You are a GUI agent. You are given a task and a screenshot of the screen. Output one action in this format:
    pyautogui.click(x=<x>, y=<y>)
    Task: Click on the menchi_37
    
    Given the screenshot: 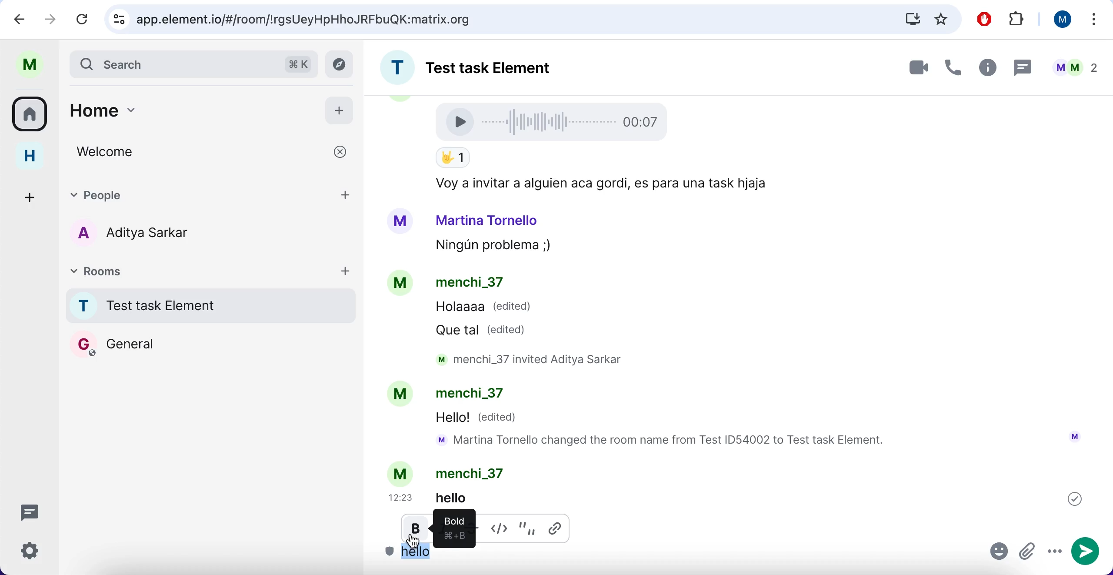 What is the action you would take?
    pyautogui.click(x=477, y=395)
    